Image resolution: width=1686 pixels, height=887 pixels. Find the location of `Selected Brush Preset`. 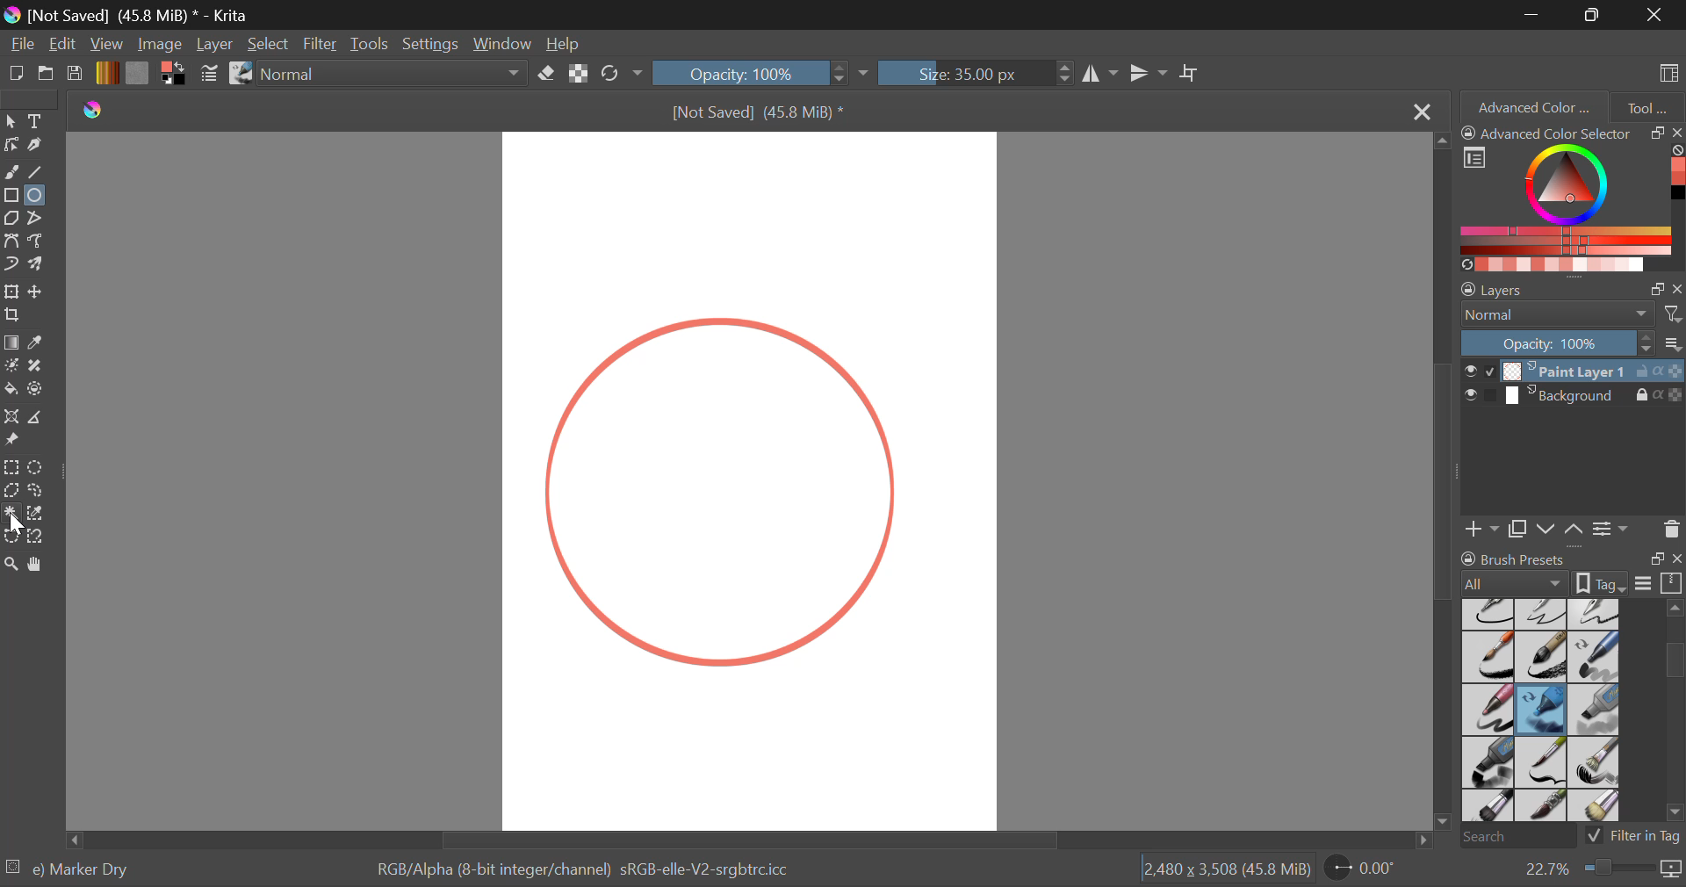

Selected Brush Preset is located at coordinates (72, 867).